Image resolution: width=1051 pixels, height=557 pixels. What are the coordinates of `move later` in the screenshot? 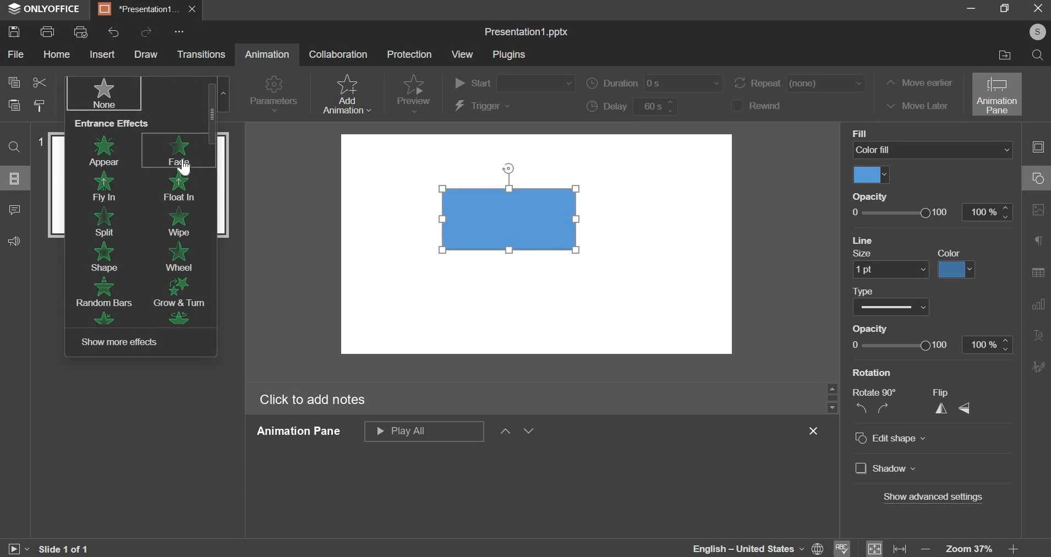 It's located at (918, 107).